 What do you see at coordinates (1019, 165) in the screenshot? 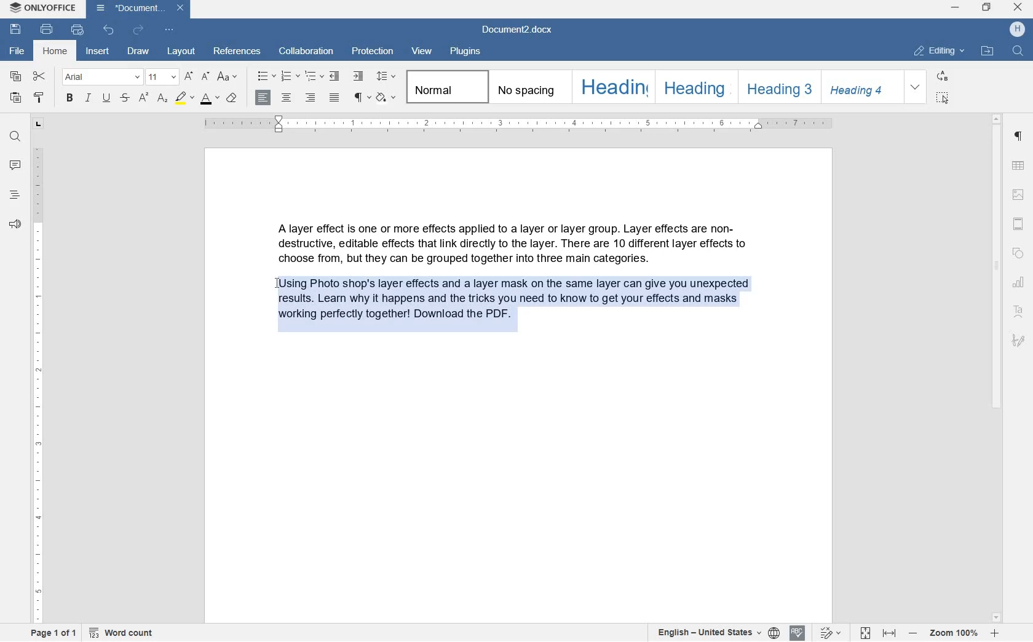
I see `TABLE` at bounding box center [1019, 165].